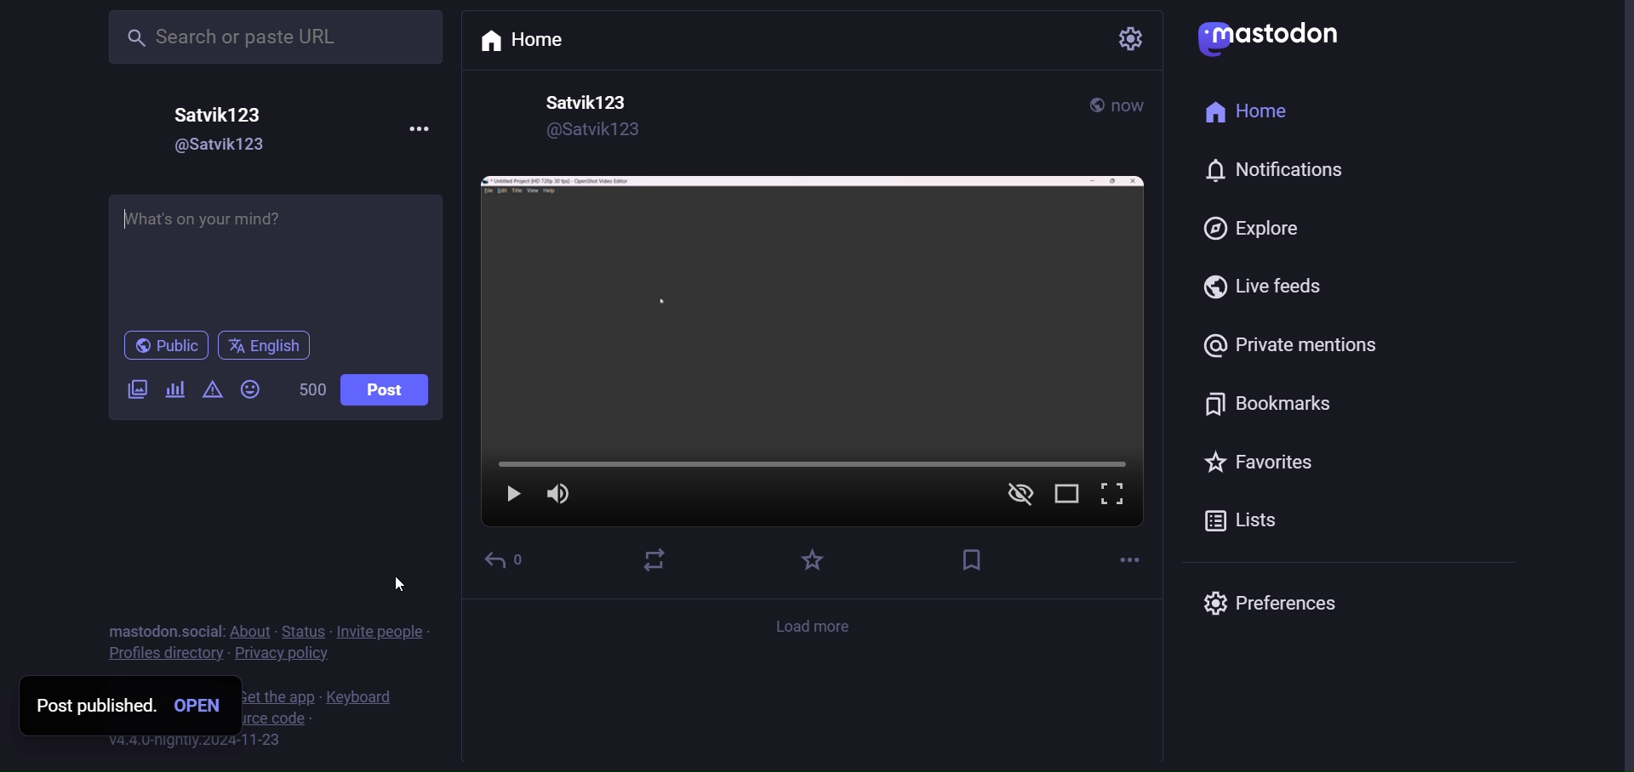 The image size is (1634, 772). Describe the element at coordinates (810, 309) in the screenshot. I see `video shared` at that location.